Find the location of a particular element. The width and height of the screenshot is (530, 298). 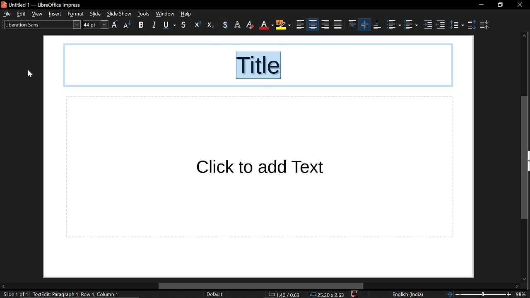

fit to page is located at coordinates (448, 294).